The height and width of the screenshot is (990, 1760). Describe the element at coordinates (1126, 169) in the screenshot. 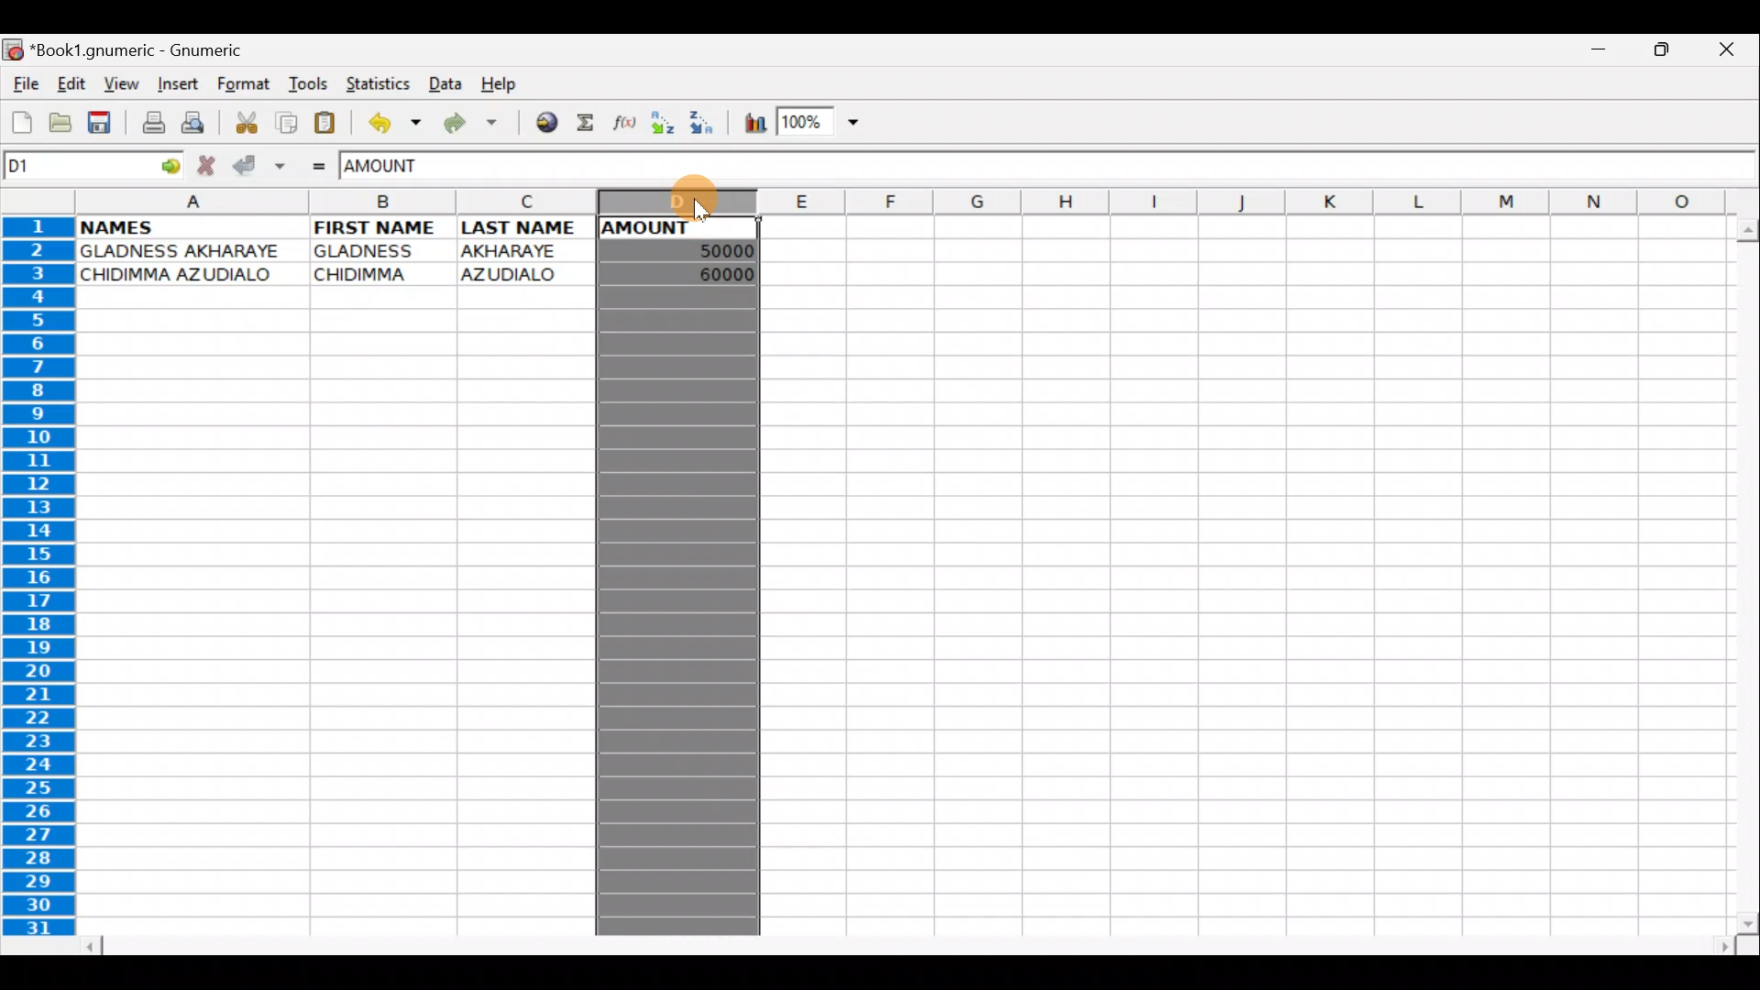

I see `Formula bar` at that location.